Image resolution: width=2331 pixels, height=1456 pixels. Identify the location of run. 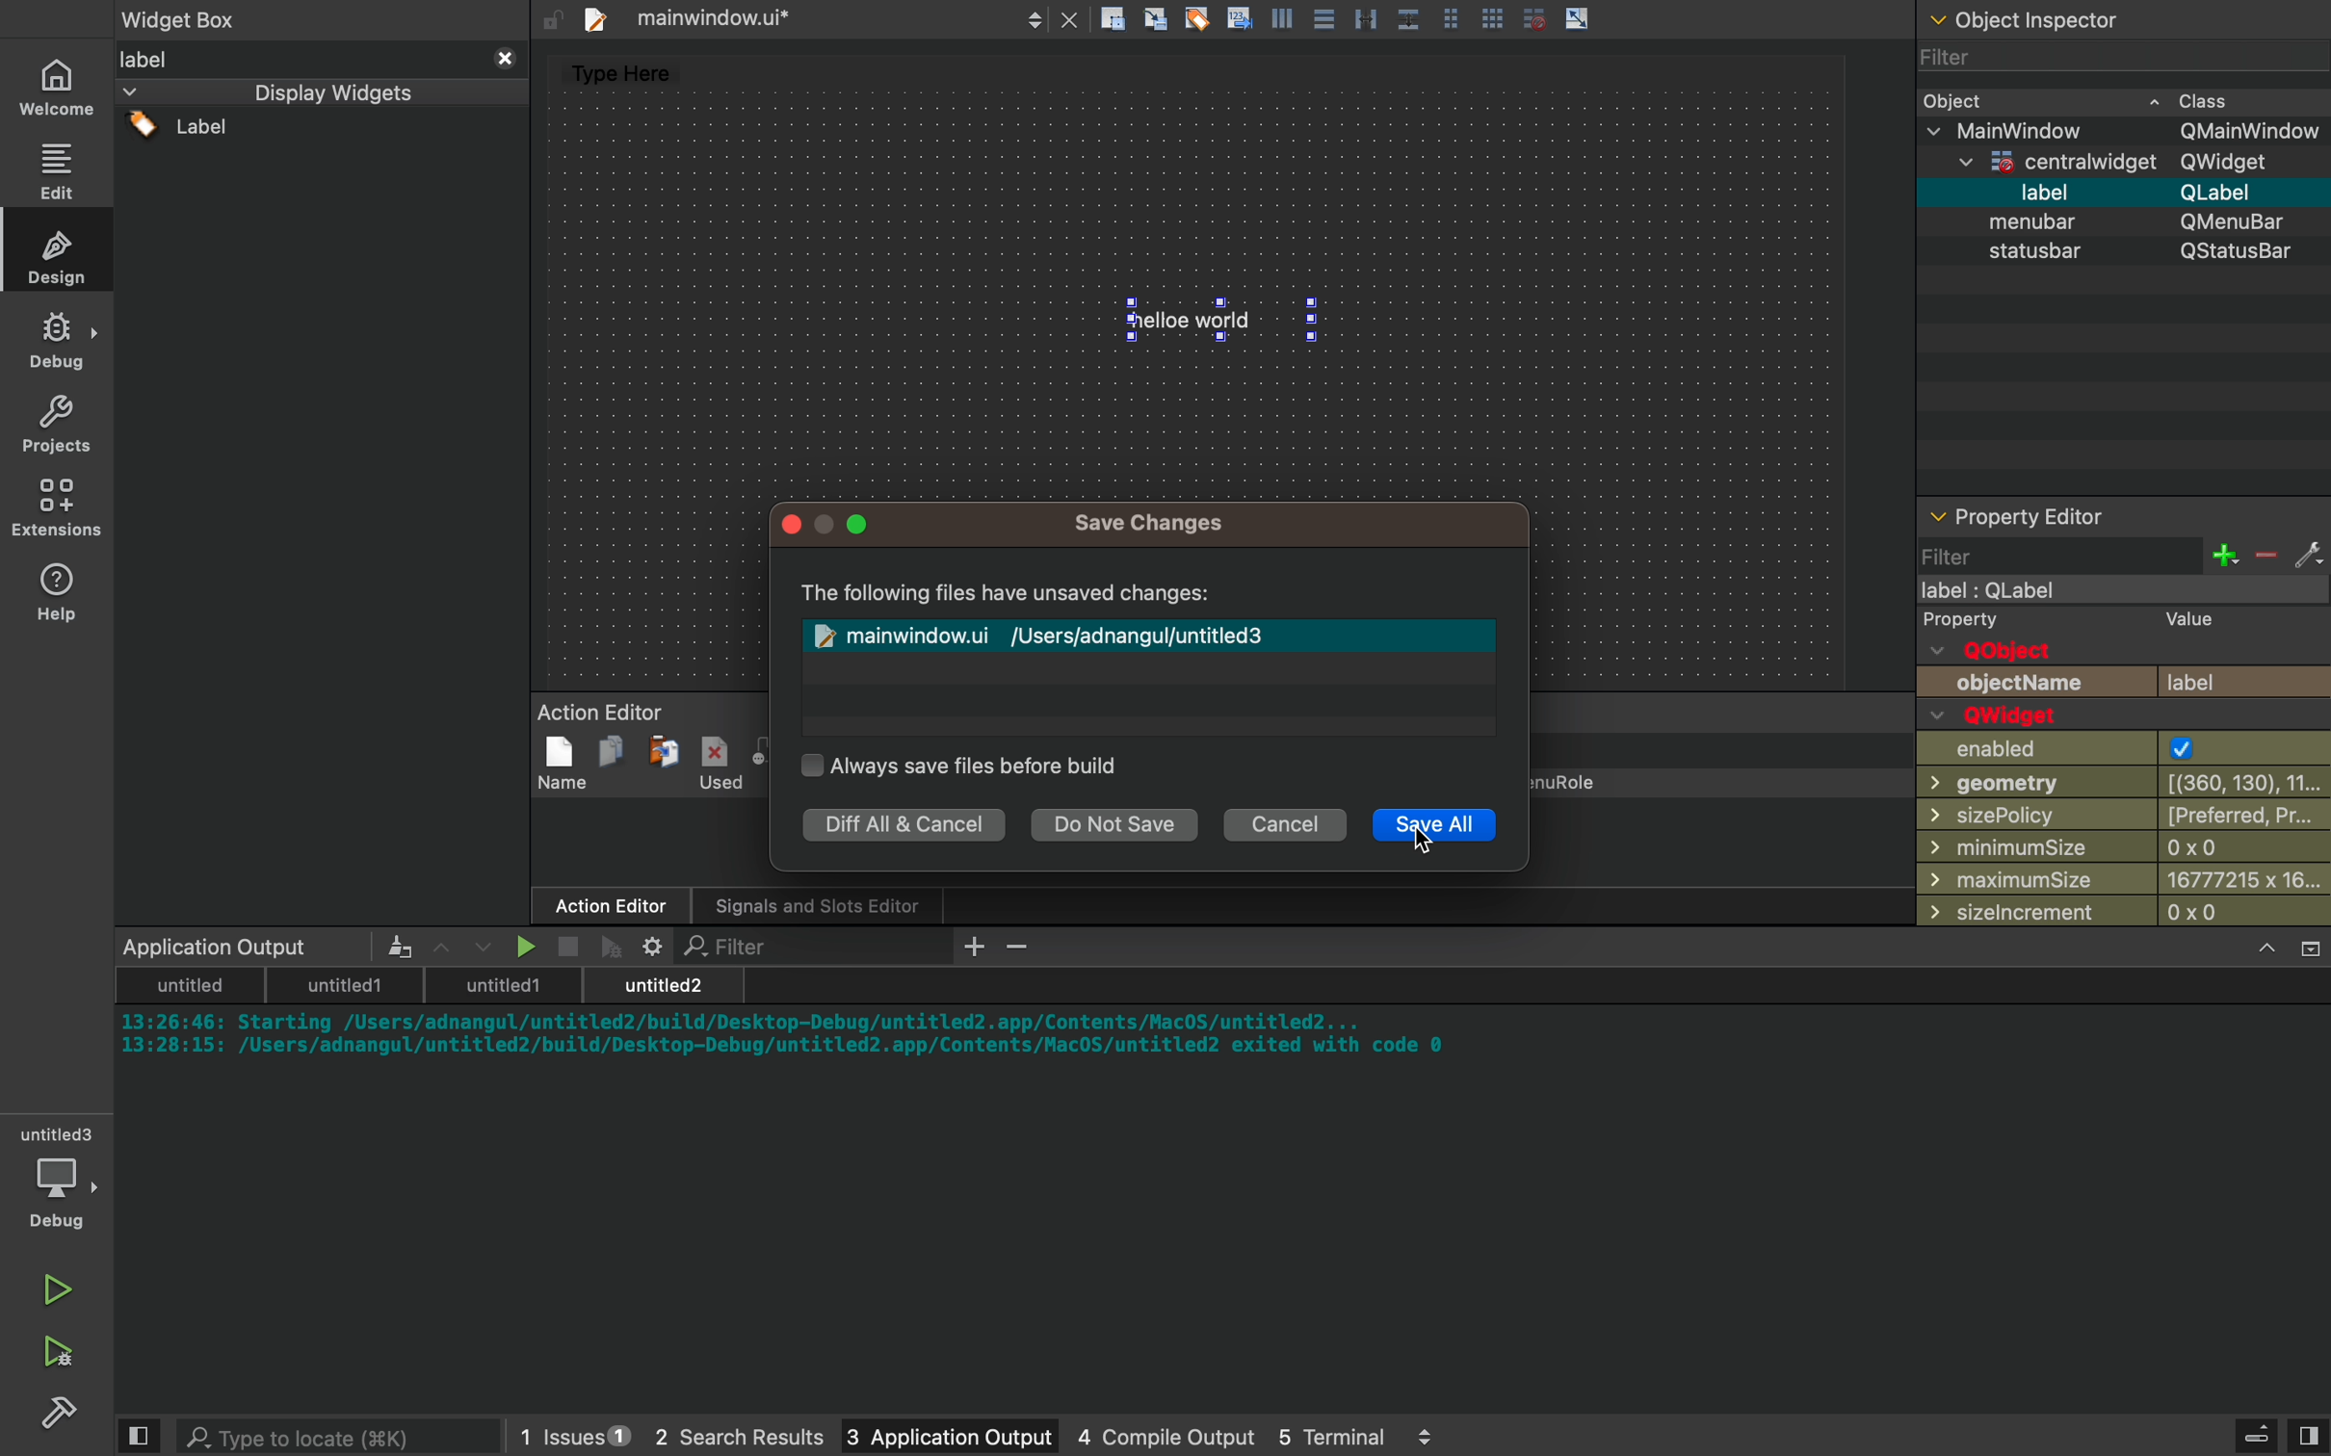
(58, 1282).